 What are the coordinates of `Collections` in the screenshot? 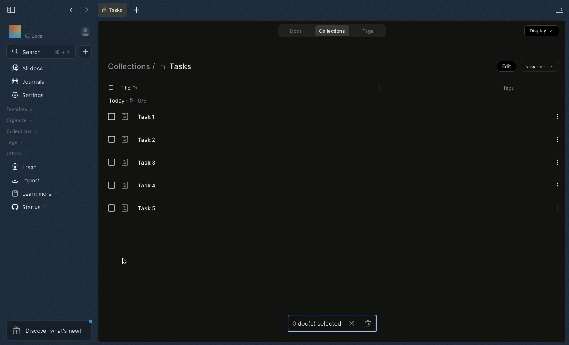 It's located at (129, 67).